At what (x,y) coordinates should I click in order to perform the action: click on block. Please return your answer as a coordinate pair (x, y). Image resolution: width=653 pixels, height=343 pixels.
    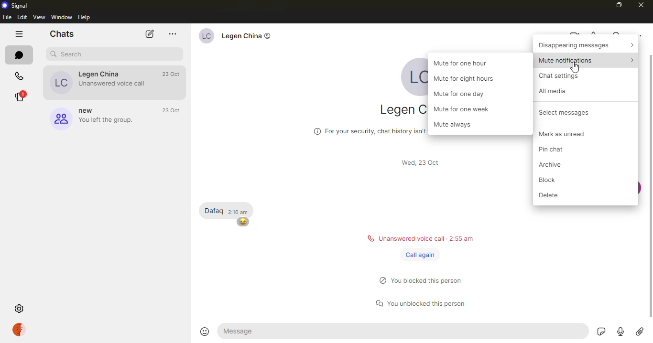
    Looking at the image, I should click on (544, 180).